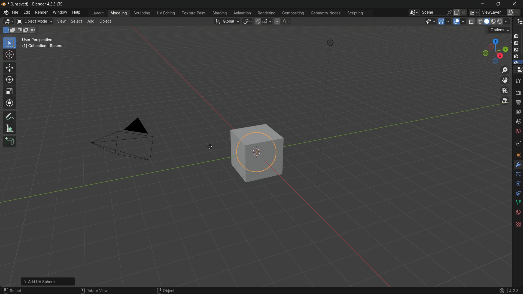 This screenshot has width=523, height=294. I want to click on invert existing selection, so click(27, 30).